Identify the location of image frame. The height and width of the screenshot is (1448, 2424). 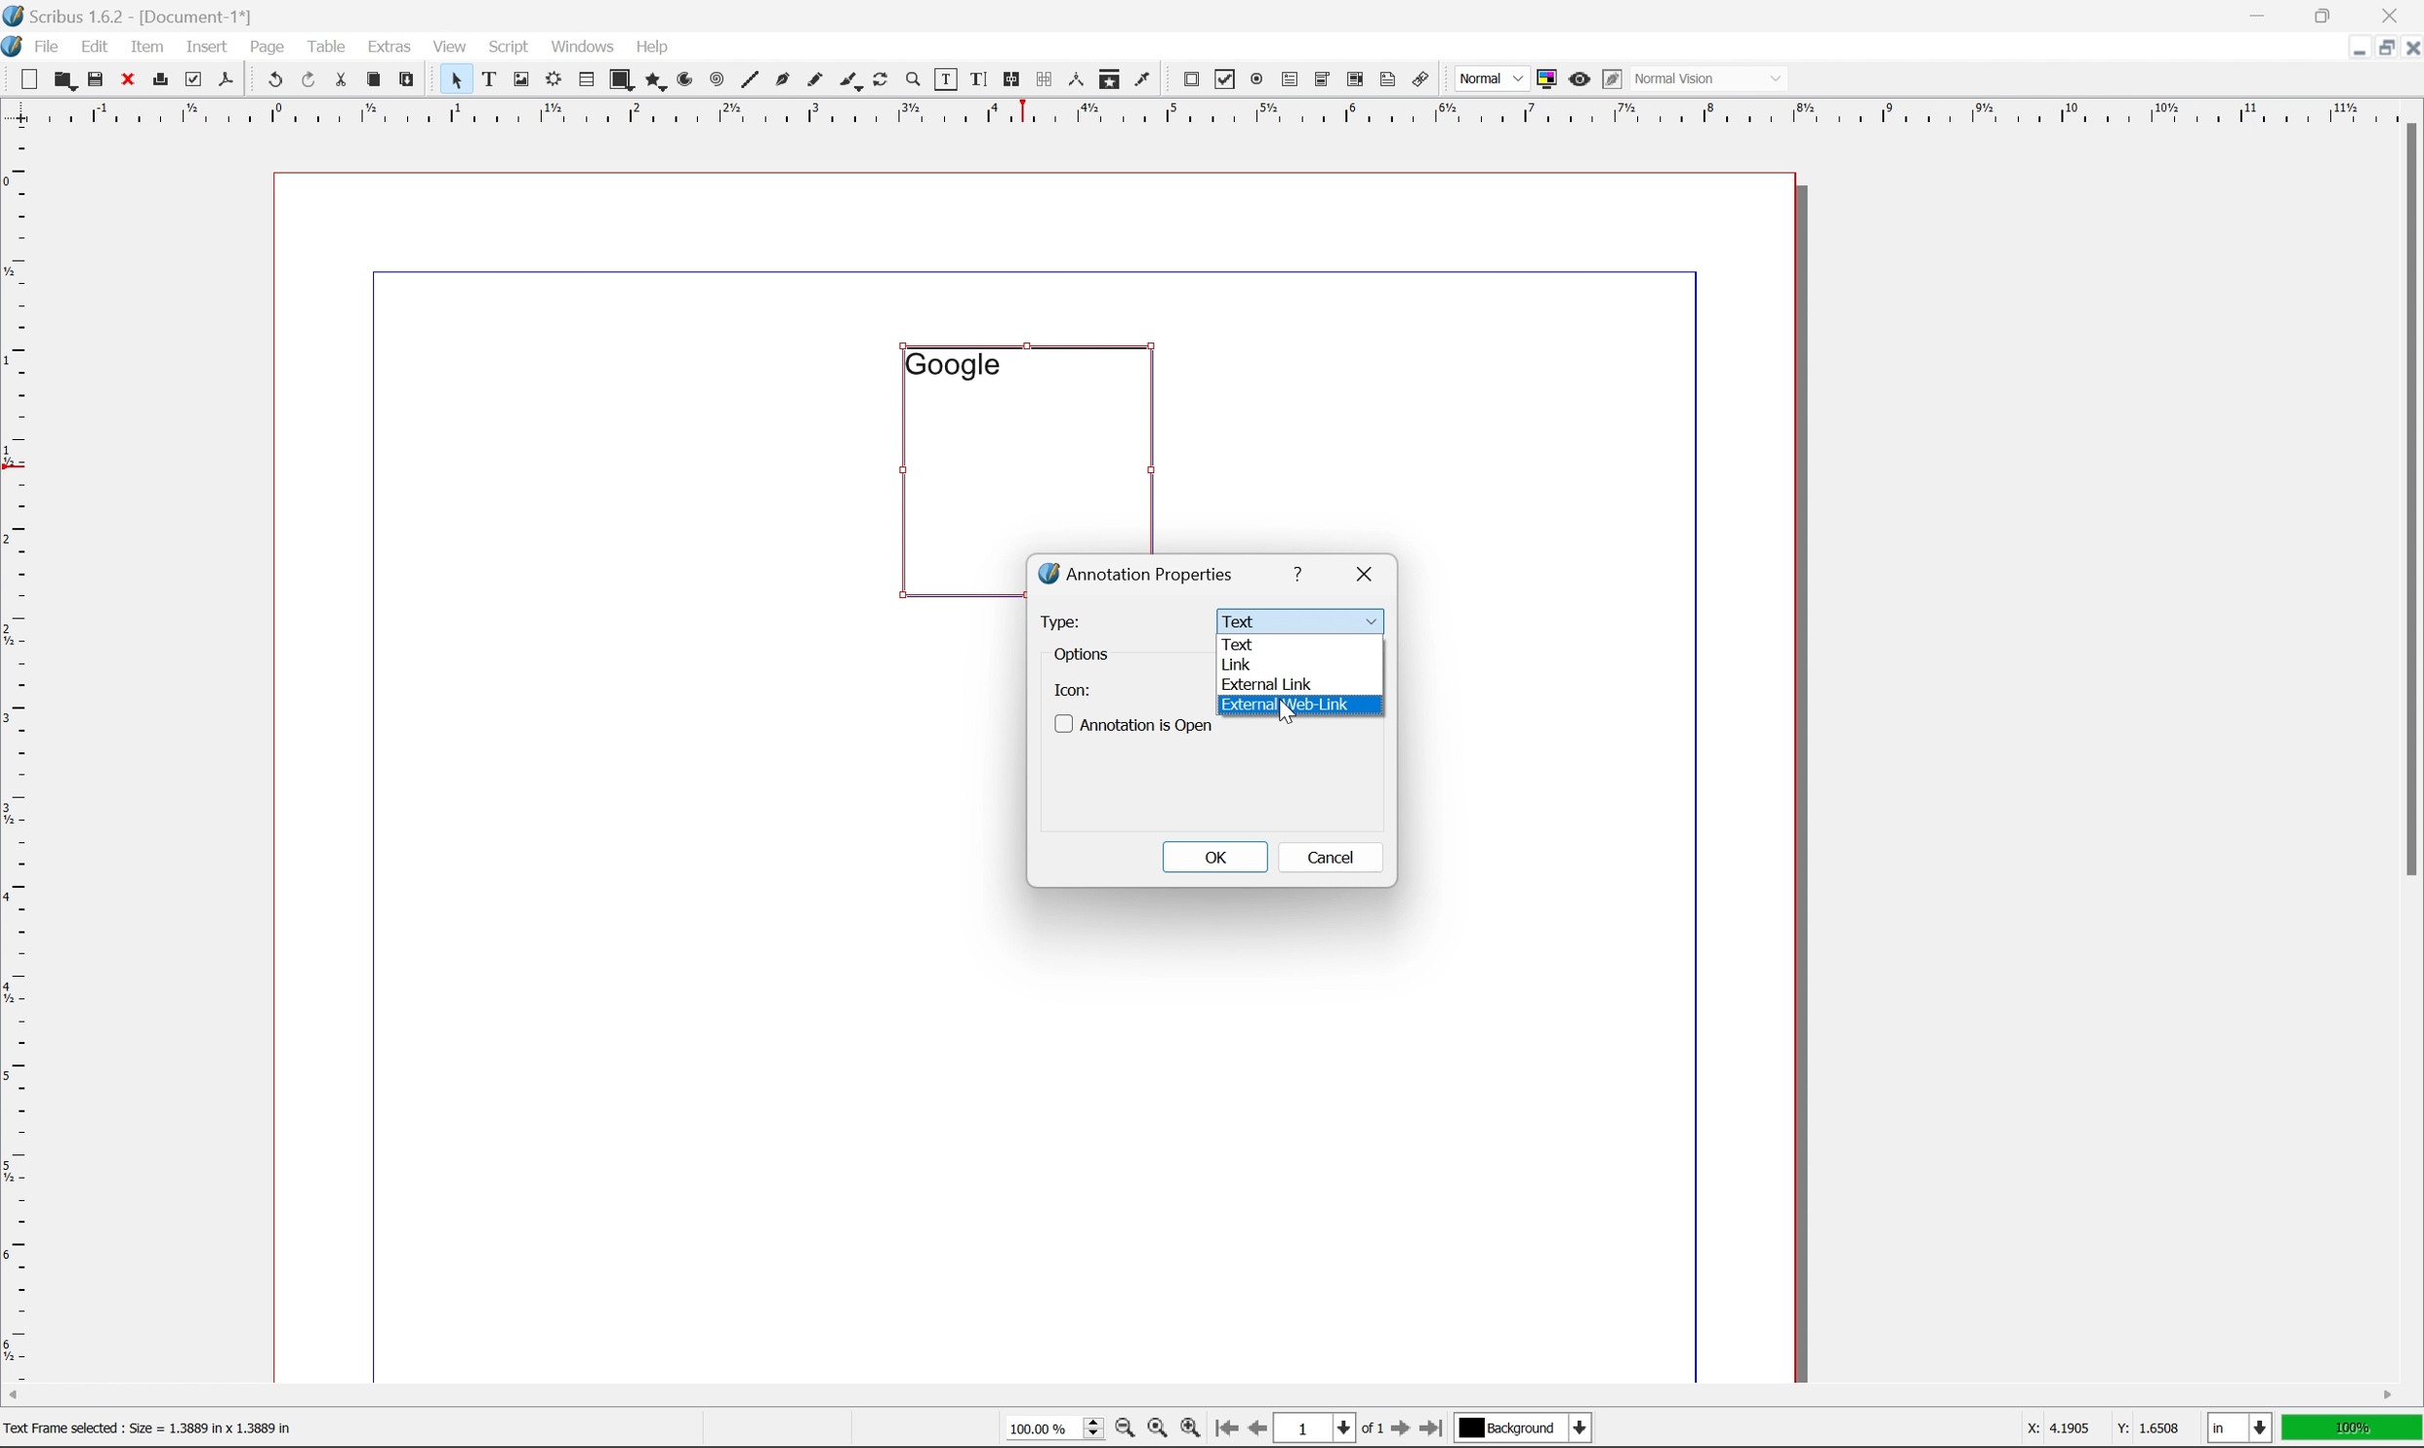
(521, 81).